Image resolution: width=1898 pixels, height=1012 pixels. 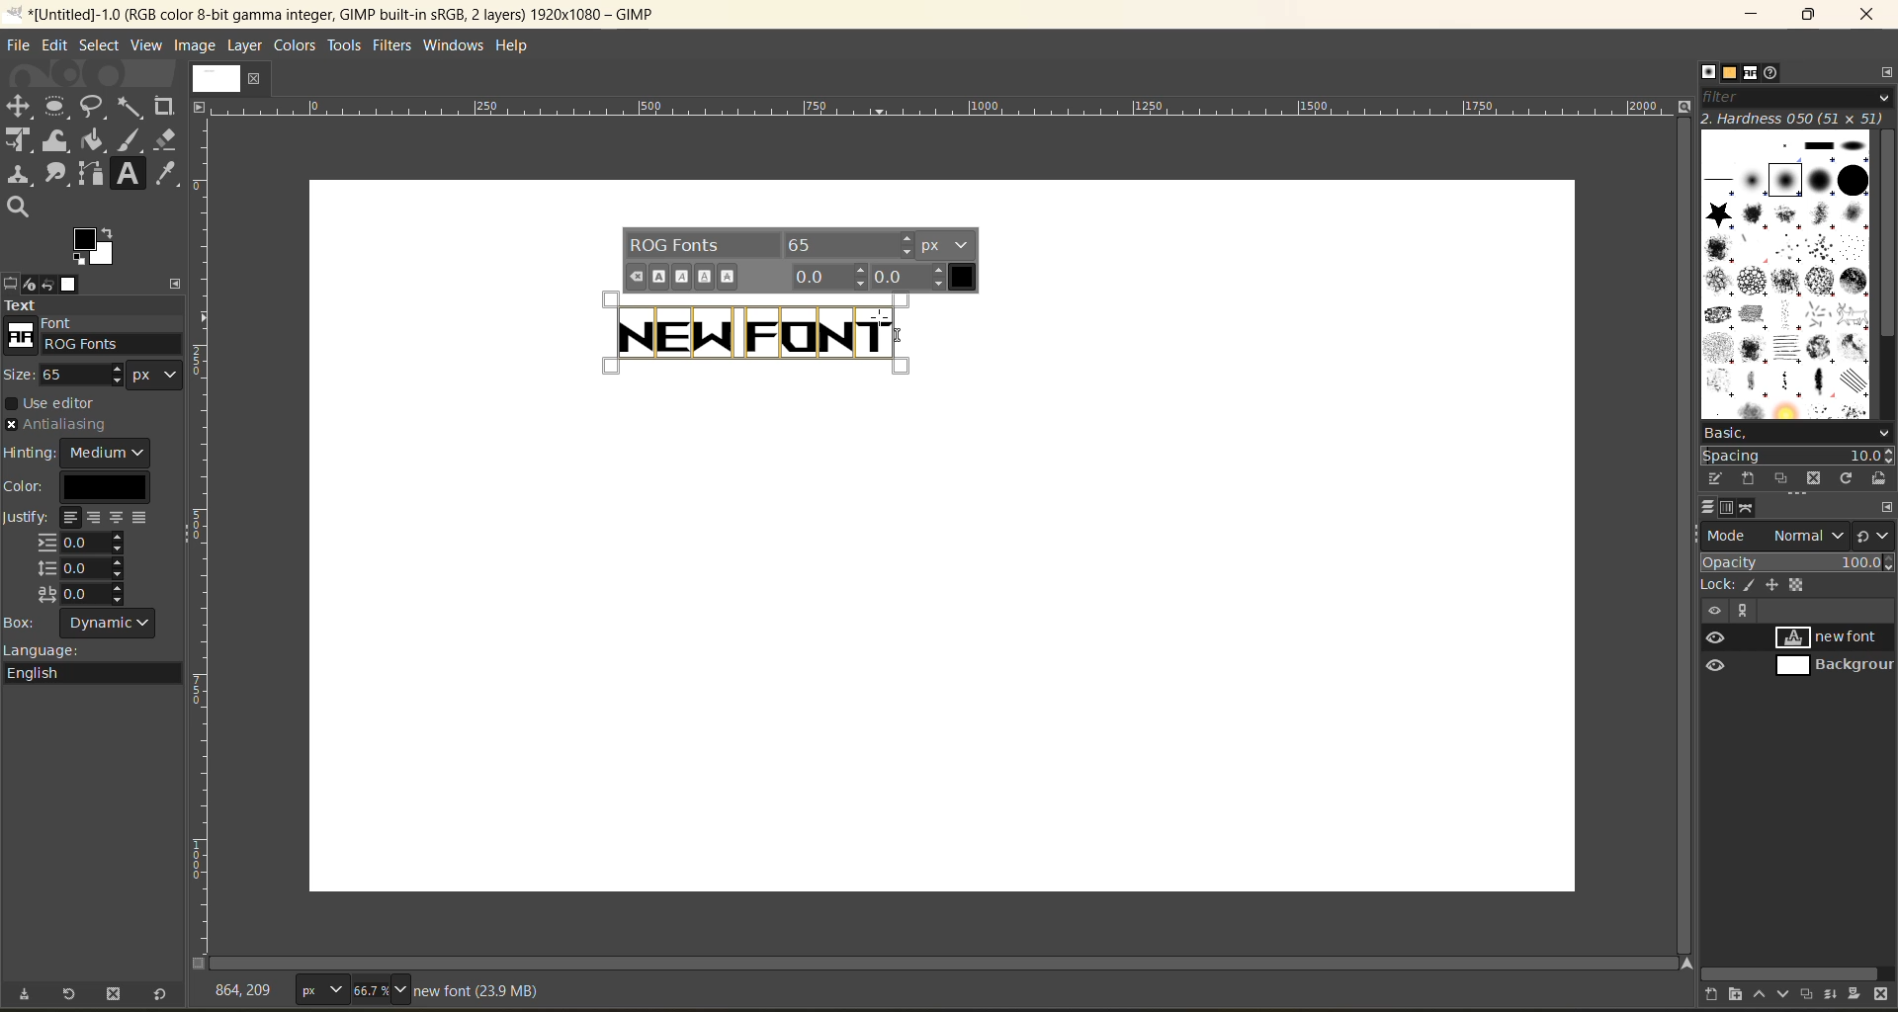 I want to click on spacing, so click(x=1796, y=457).